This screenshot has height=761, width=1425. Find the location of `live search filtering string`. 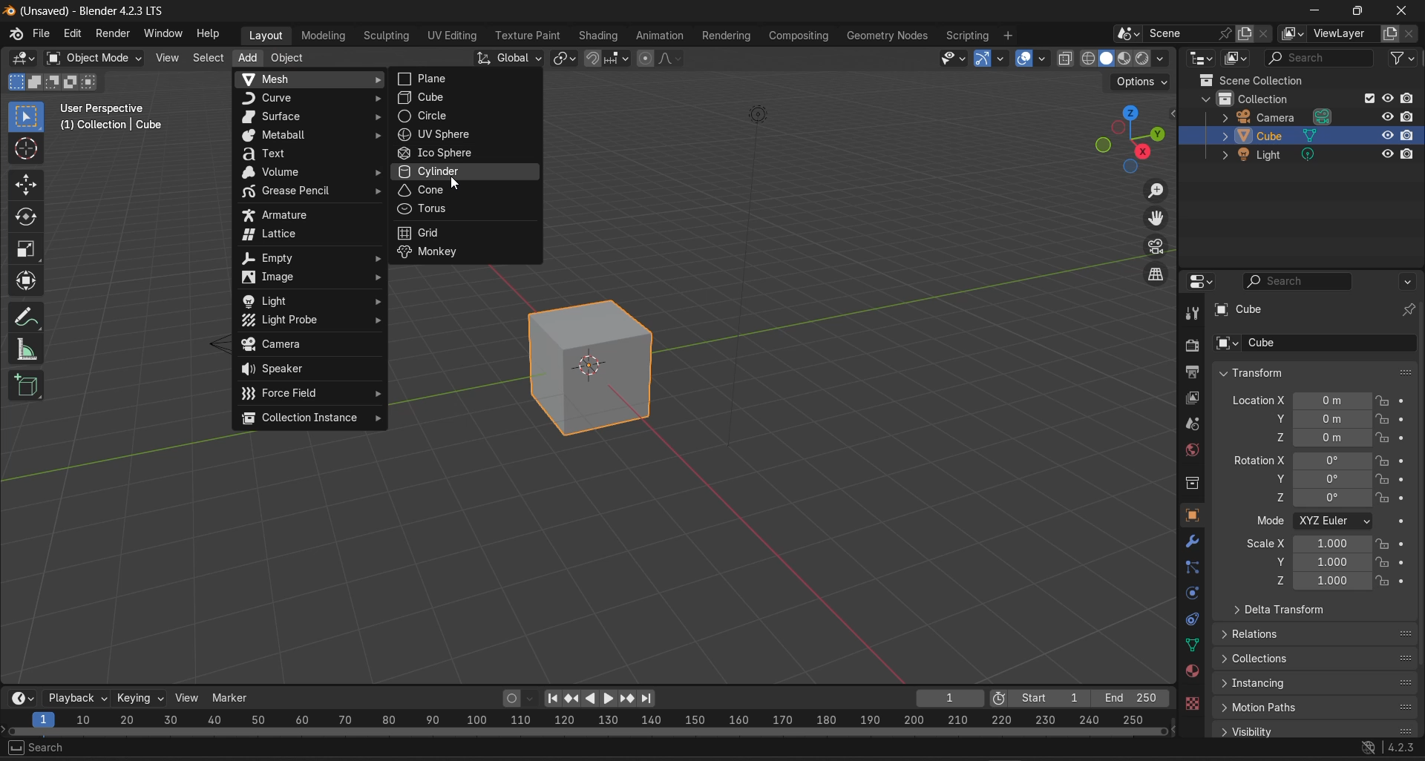

live search filtering string is located at coordinates (1320, 59).